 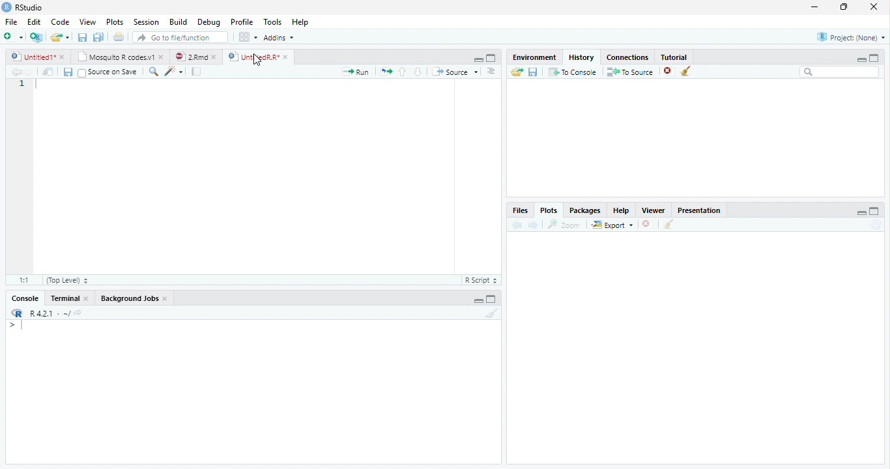 What do you see at coordinates (214, 57) in the screenshot?
I see `close` at bounding box center [214, 57].